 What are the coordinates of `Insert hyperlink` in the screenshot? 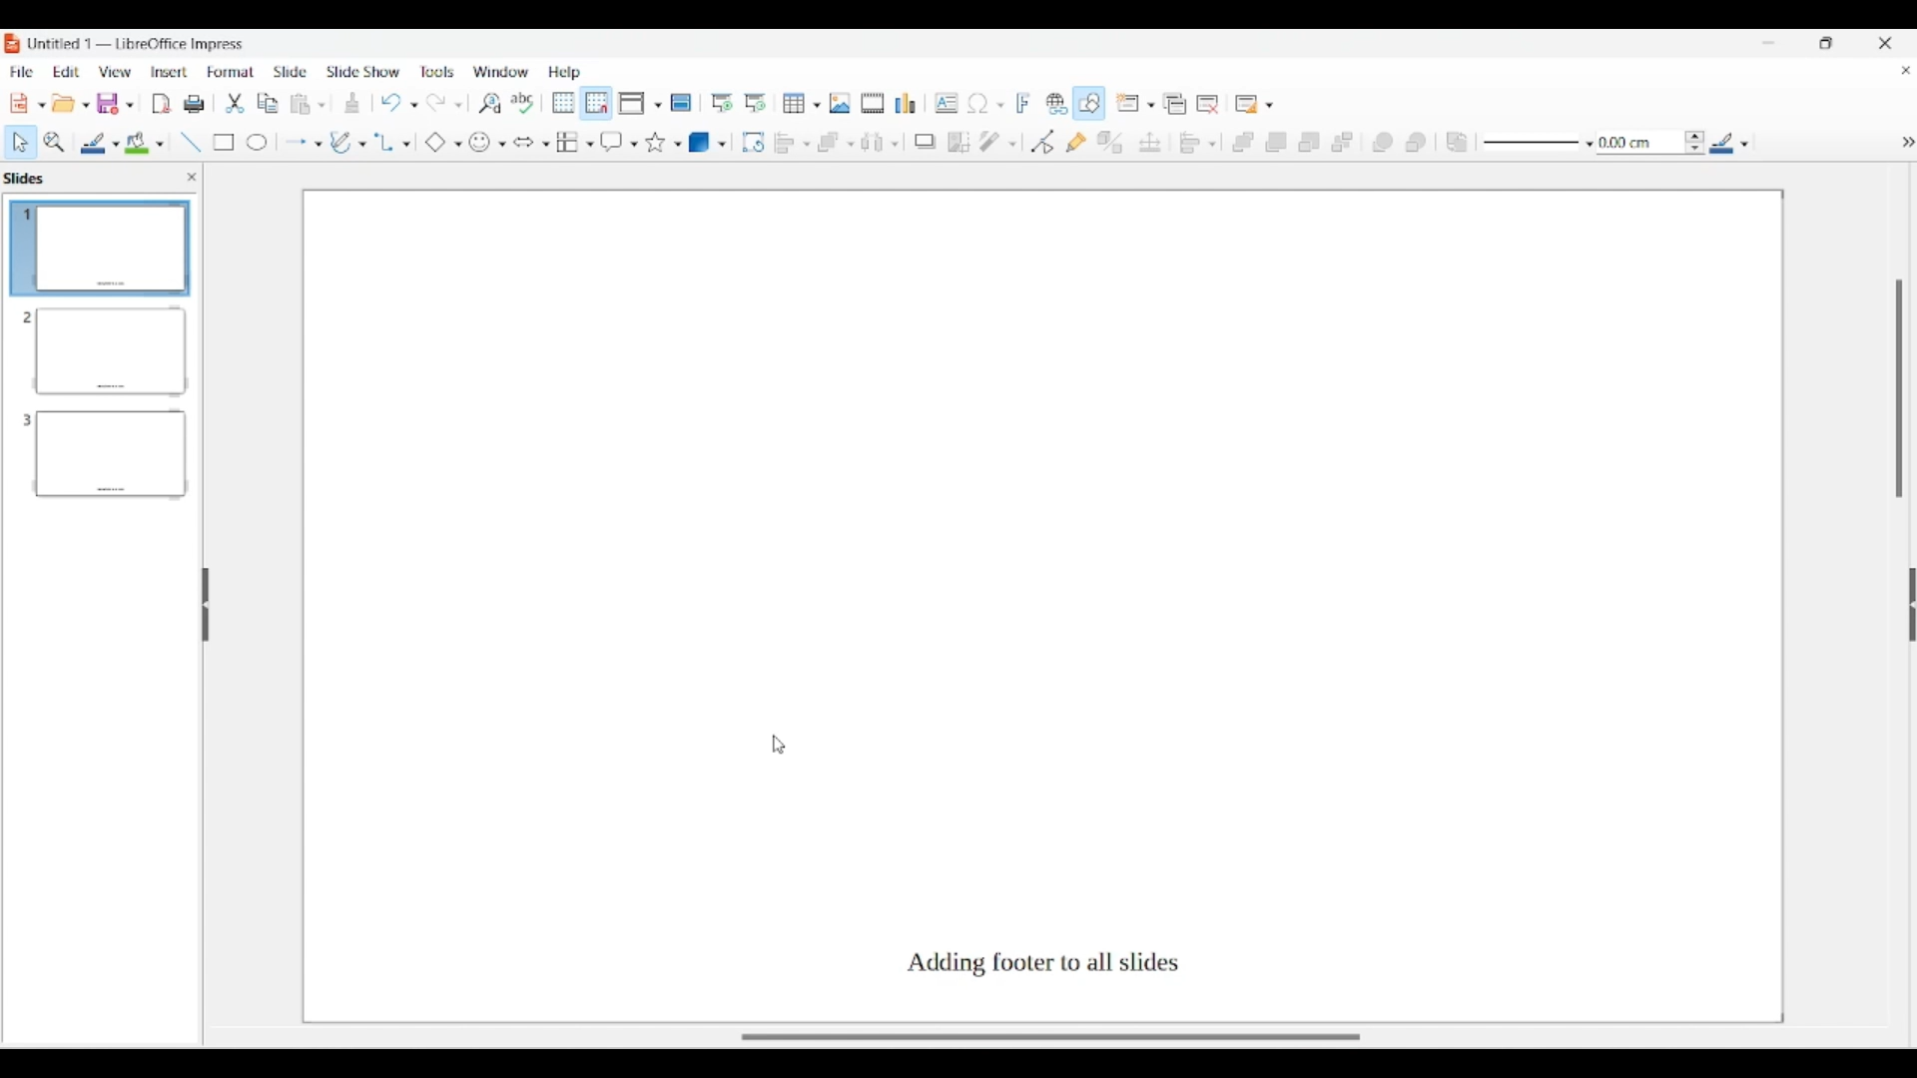 It's located at (1057, 103).